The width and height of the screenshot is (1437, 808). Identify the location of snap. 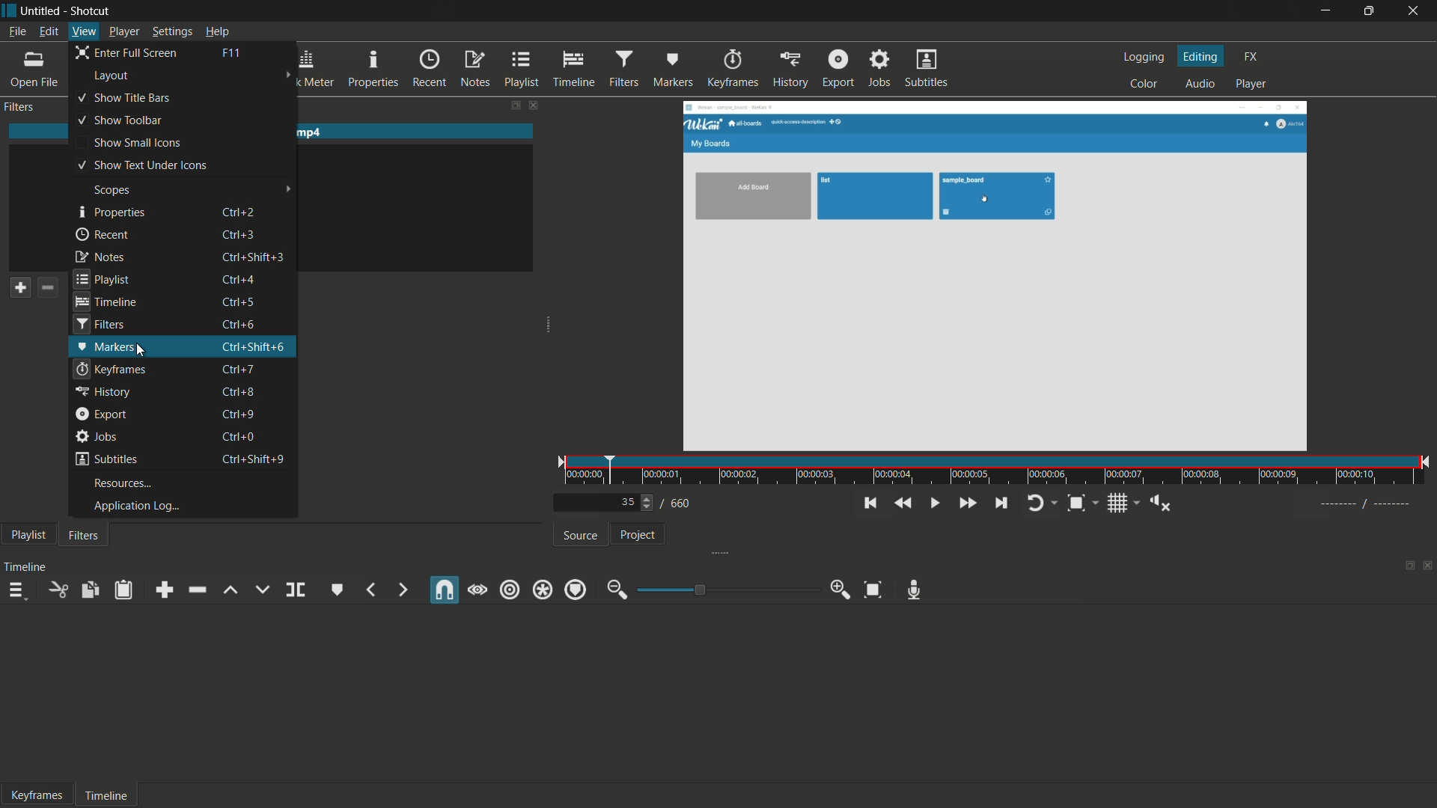
(443, 590).